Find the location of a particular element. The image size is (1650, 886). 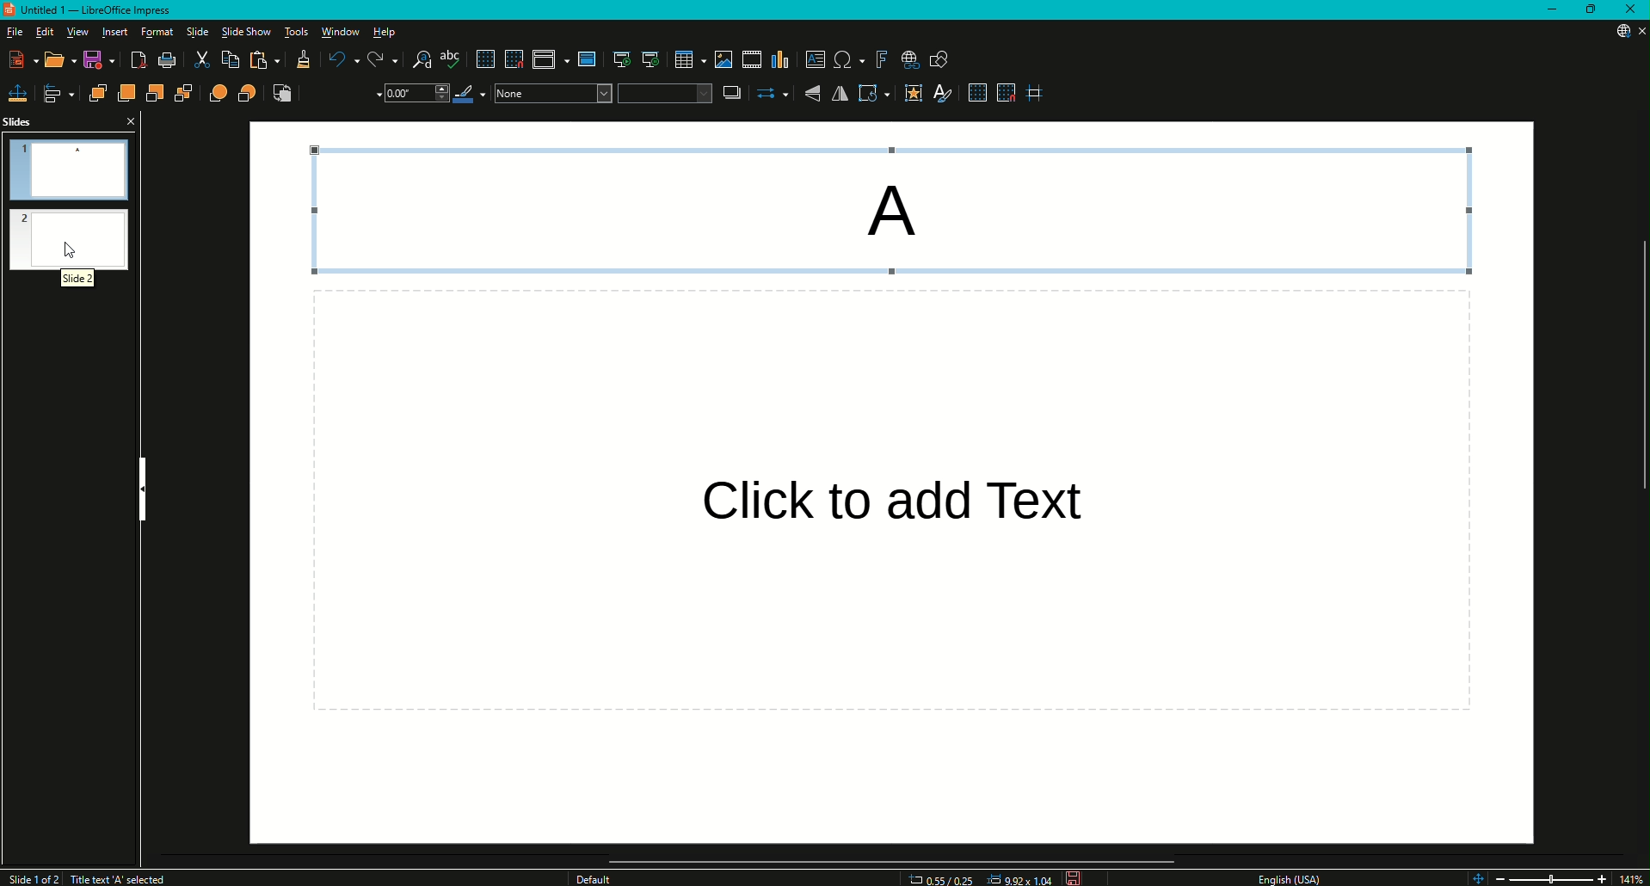

Fill Colour is located at coordinates (662, 93).